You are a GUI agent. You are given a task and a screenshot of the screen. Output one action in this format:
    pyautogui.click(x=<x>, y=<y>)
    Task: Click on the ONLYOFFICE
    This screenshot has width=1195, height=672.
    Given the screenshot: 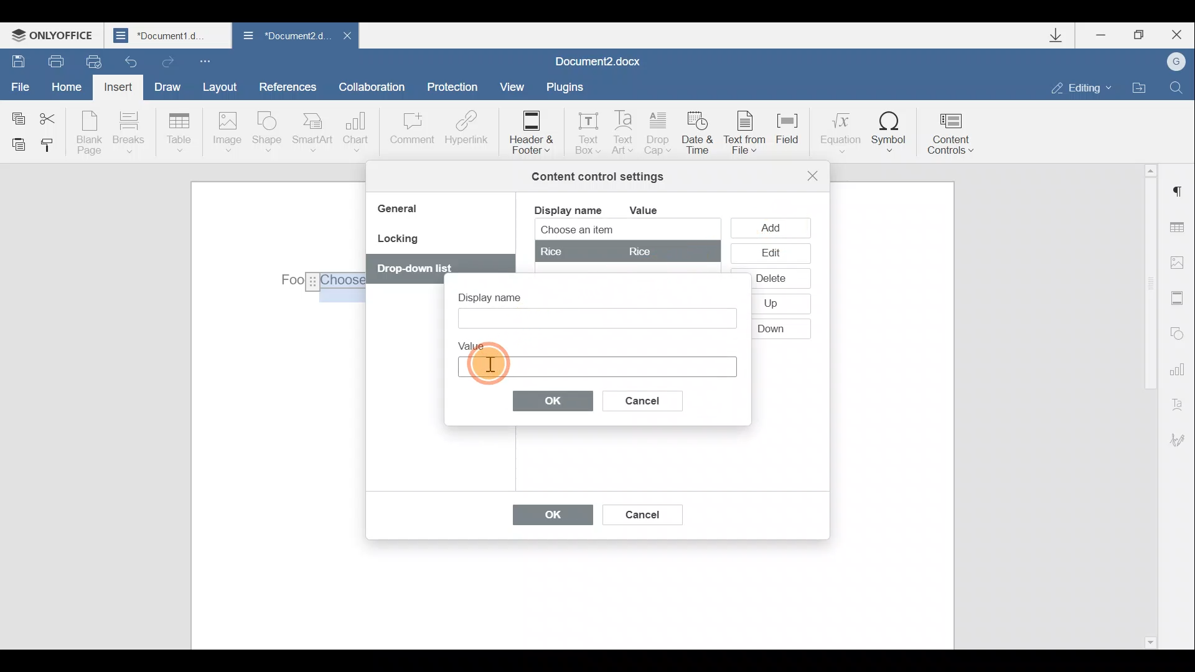 What is the action you would take?
    pyautogui.click(x=55, y=35)
    